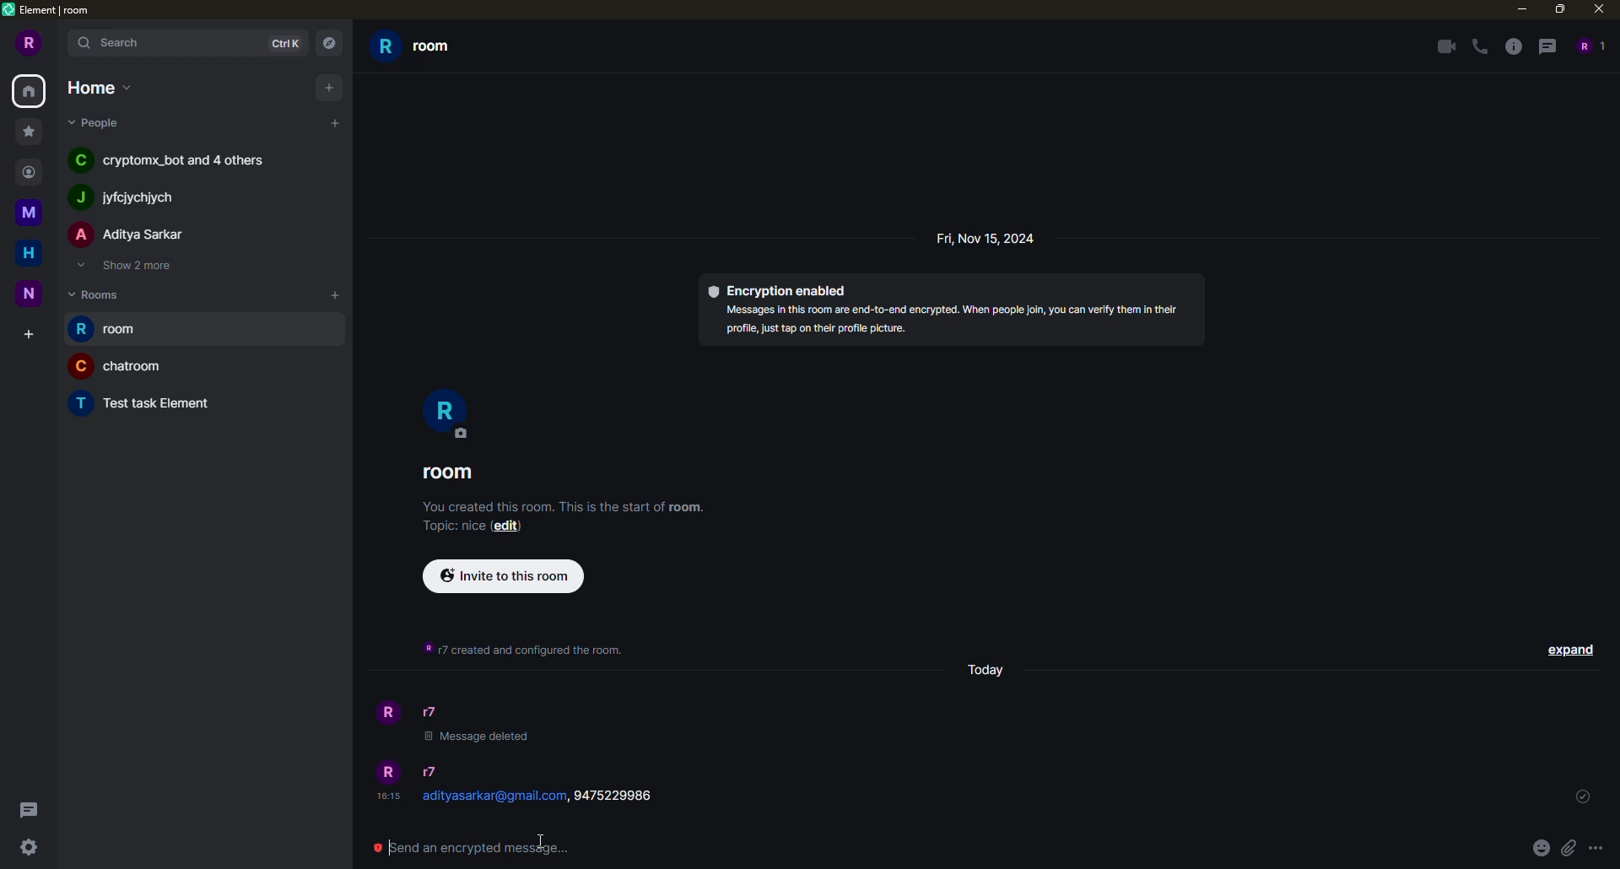  What do you see at coordinates (1568, 849) in the screenshot?
I see `attach` at bounding box center [1568, 849].